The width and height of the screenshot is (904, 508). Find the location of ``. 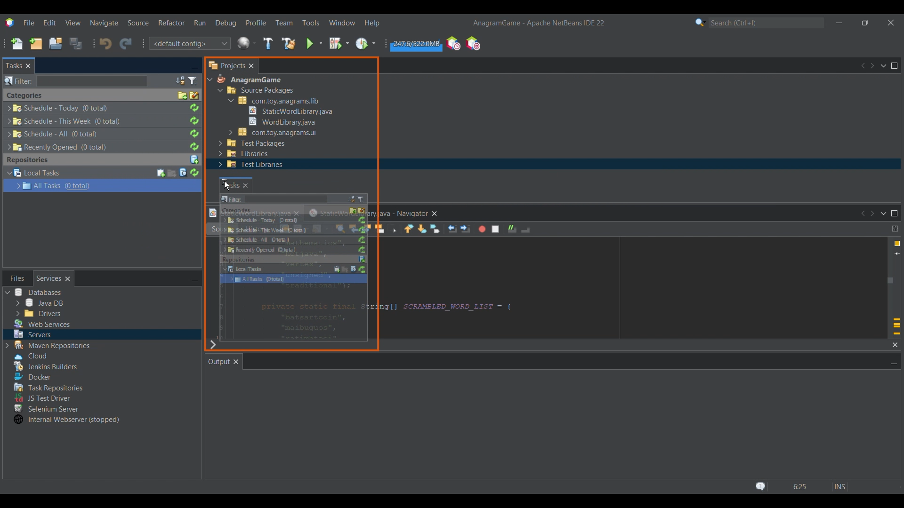

 is located at coordinates (47, 407).